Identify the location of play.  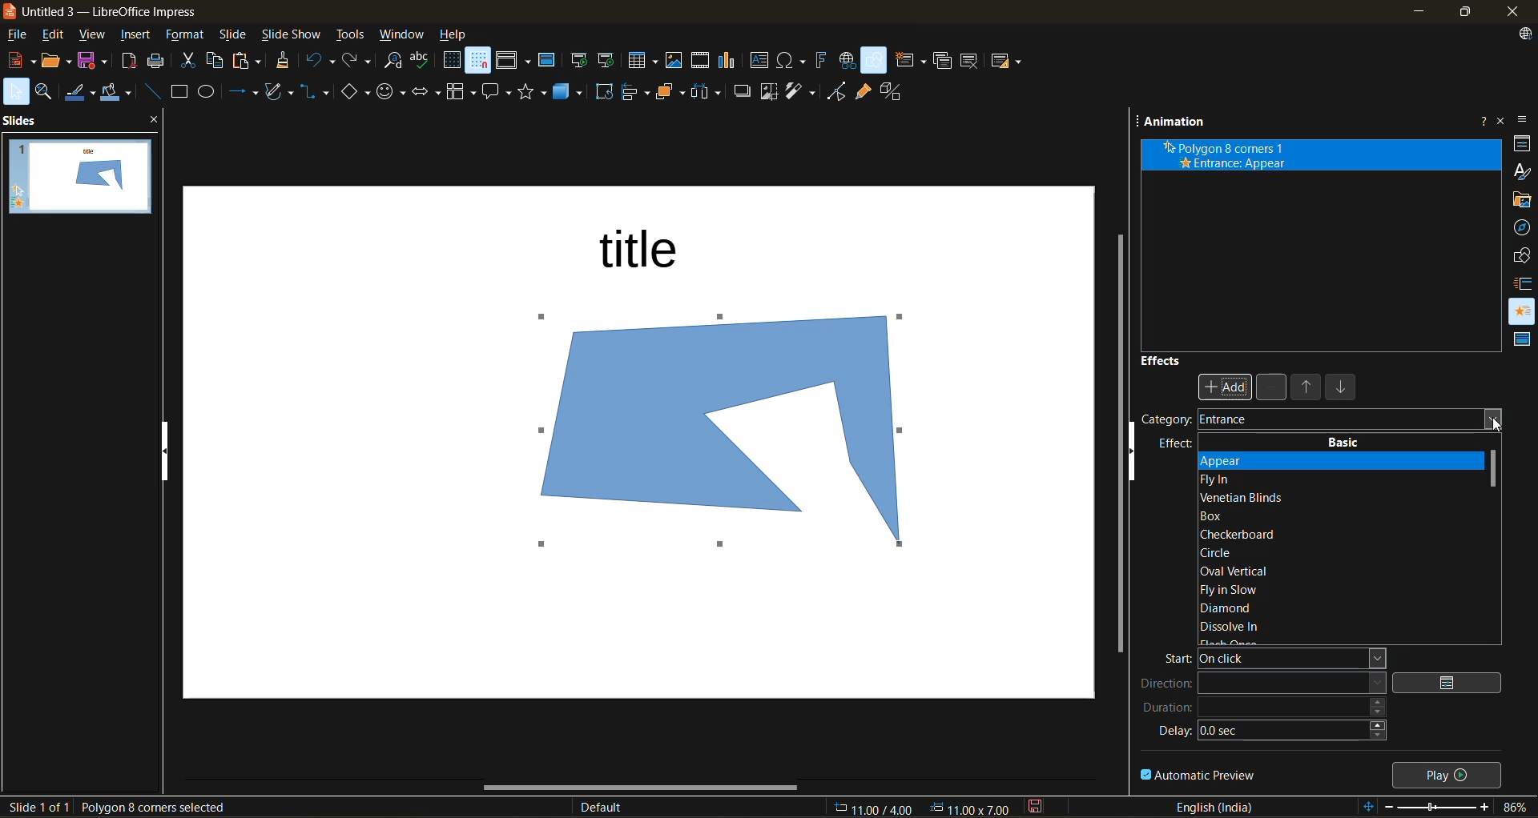
(1451, 773).